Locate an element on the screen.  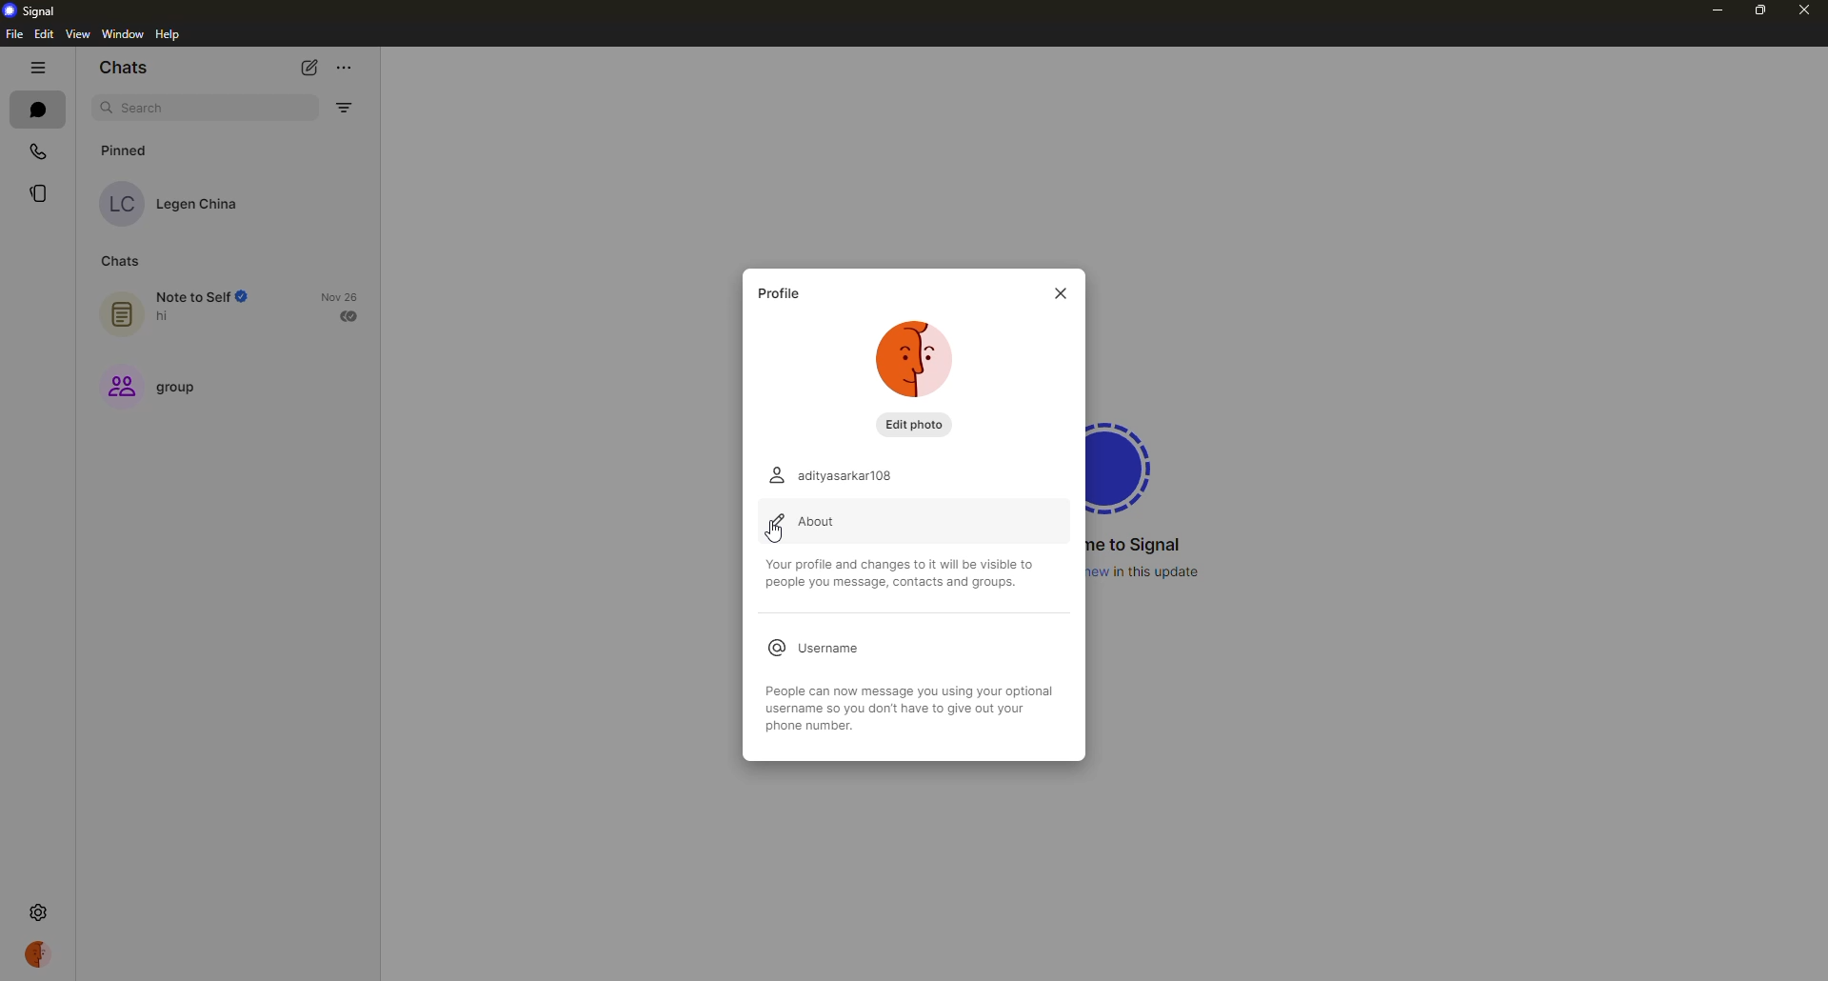
group is located at coordinates (157, 390).